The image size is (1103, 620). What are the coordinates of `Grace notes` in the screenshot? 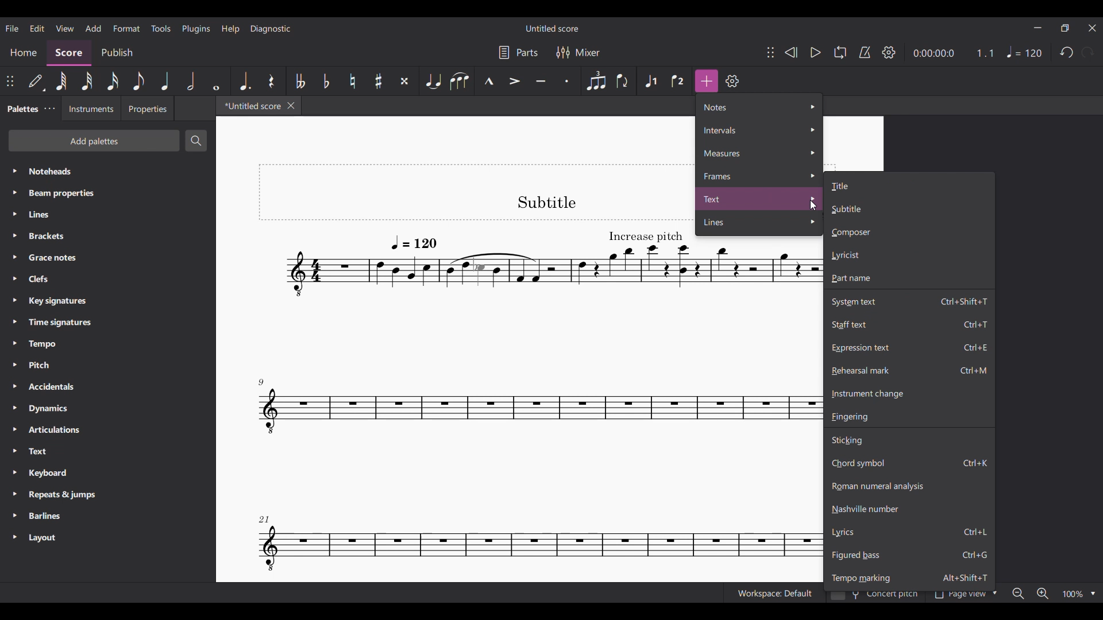 It's located at (107, 258).